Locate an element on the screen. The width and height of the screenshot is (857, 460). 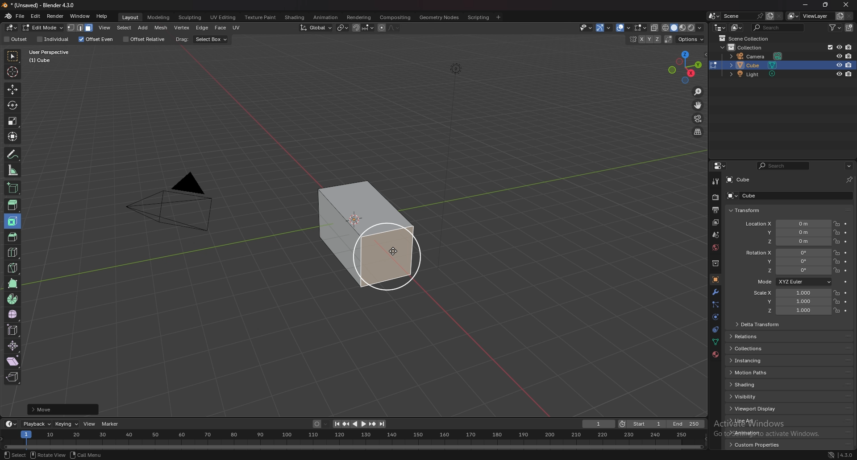
 is located at coordinates (352, 439).